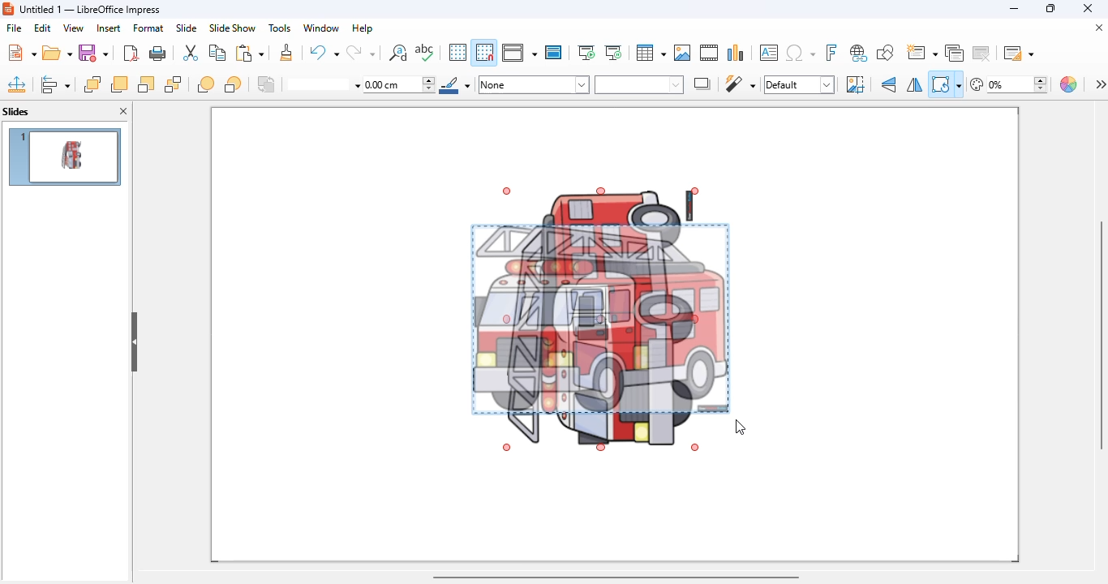 This screenshot has width=1108, height=584. What do you see at coordinates (639, 84) in the screenshot?
I see `area style / filling` at bounding box center [639, 84].